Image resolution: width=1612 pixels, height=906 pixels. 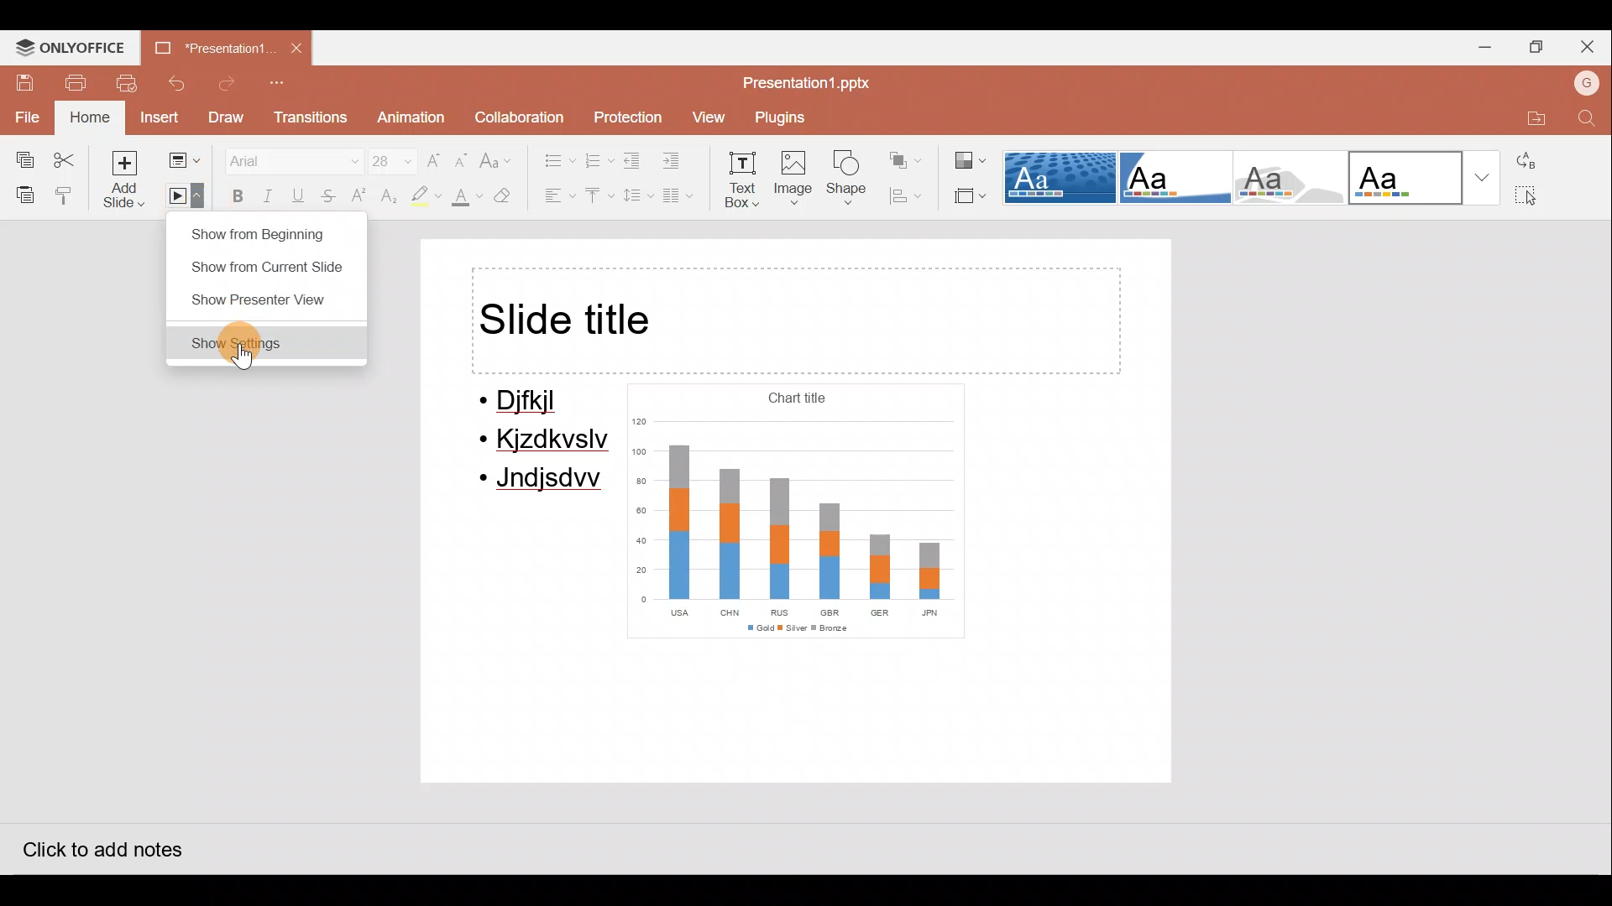 I want to click on cursor, so click(x=245, y=358).